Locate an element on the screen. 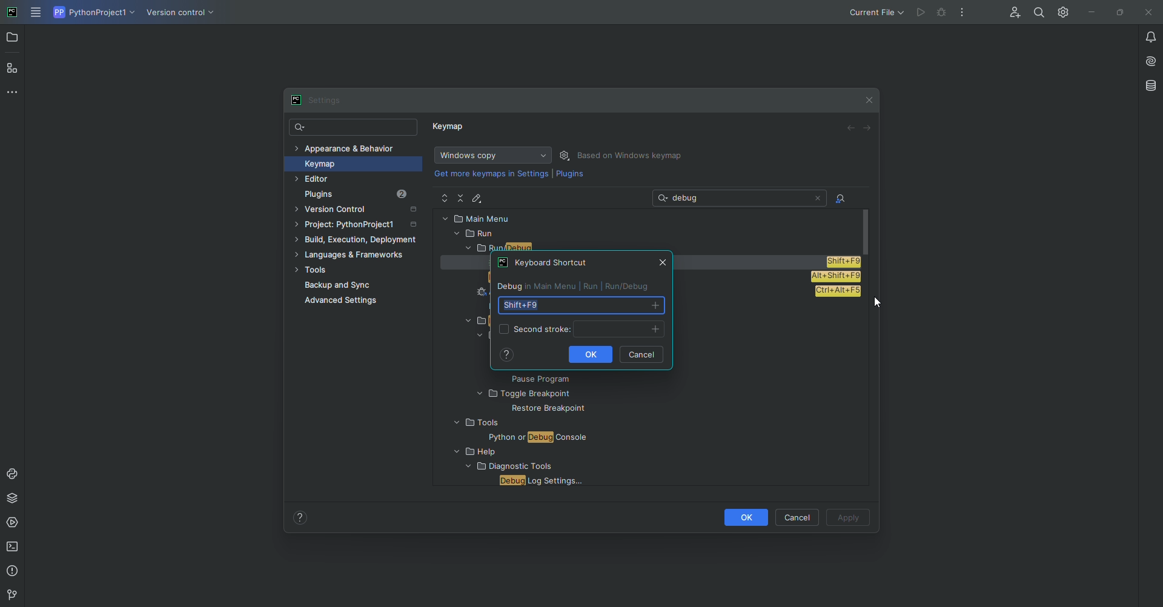  Editor is located at coordinates (338, 179).